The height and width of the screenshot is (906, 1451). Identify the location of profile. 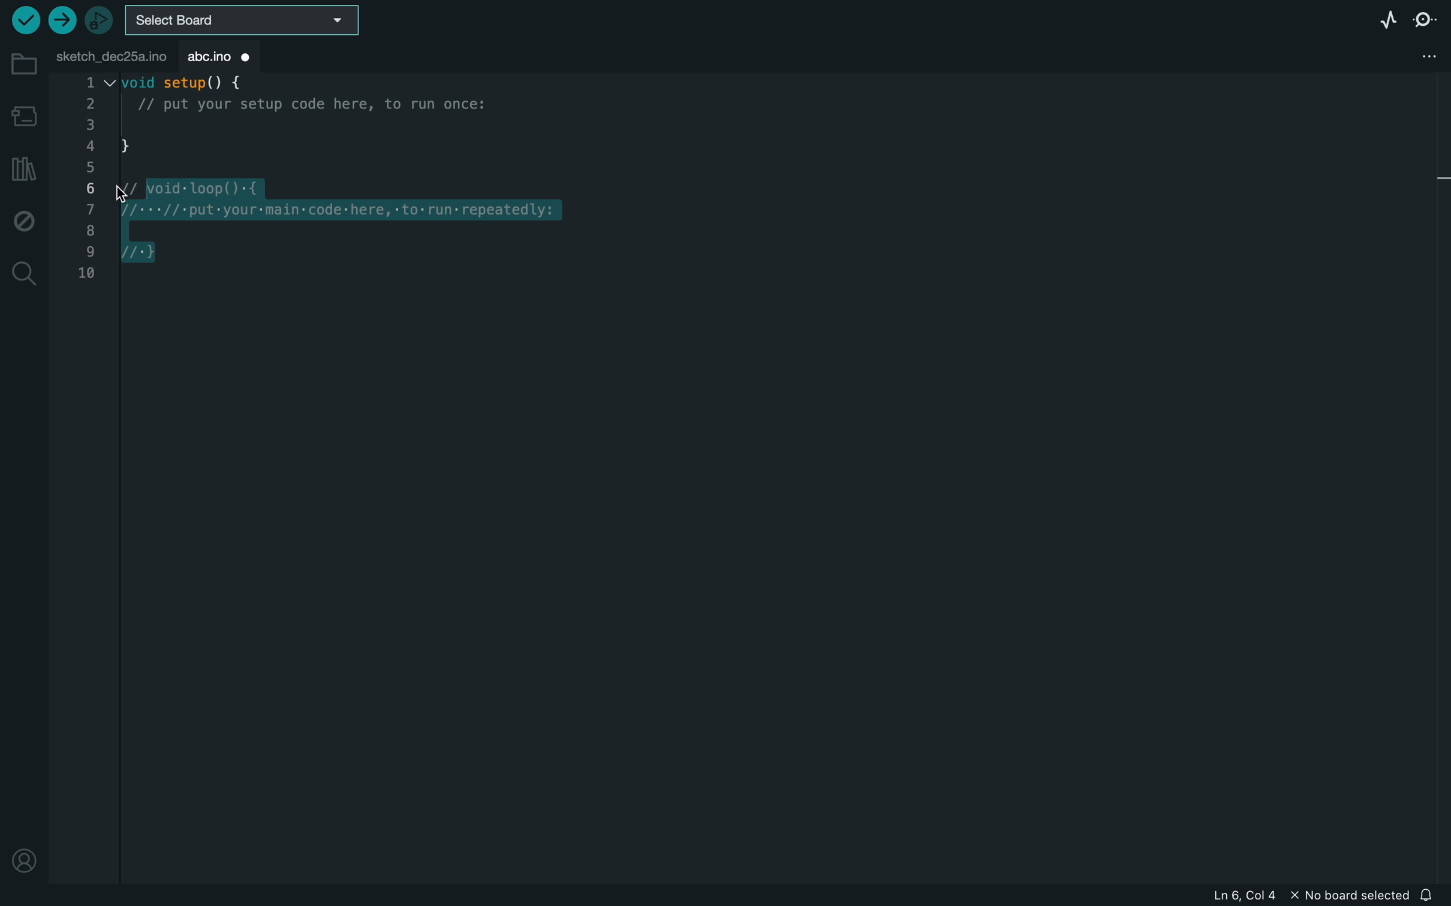
(25, 864).